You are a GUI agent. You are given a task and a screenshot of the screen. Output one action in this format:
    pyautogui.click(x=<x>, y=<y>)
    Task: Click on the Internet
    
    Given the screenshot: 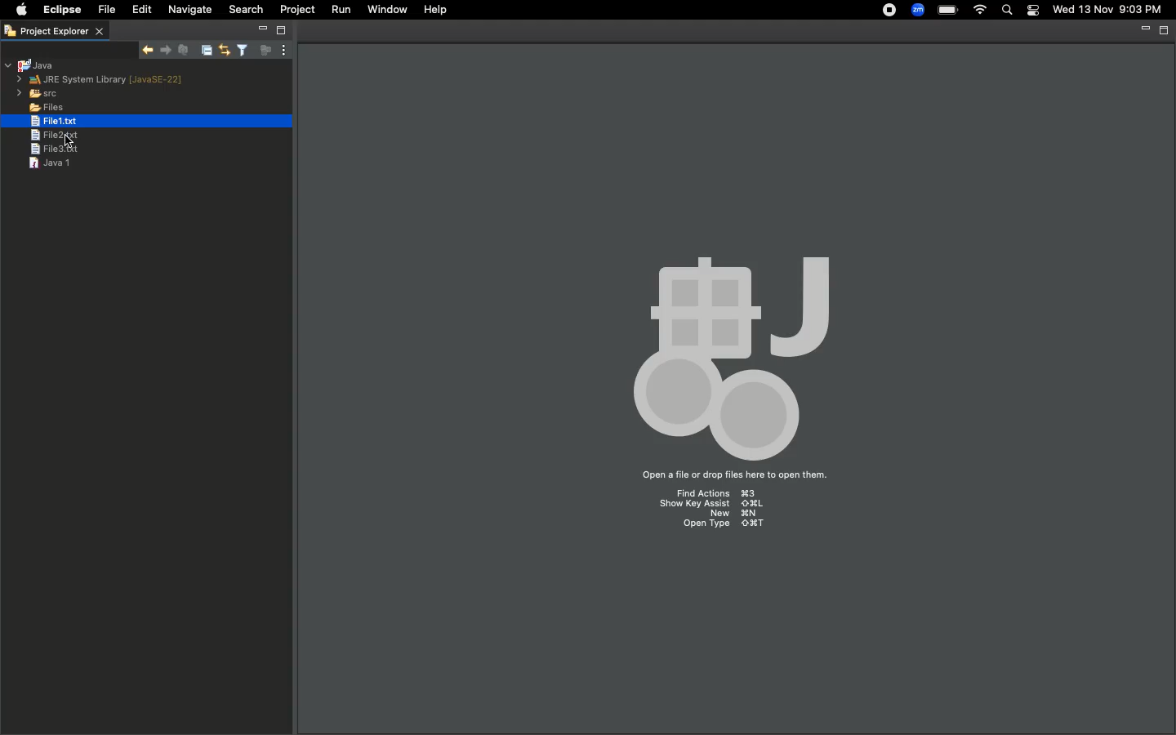 What is the action you would take?
    pyautogui.click(x=981, y=10)
    